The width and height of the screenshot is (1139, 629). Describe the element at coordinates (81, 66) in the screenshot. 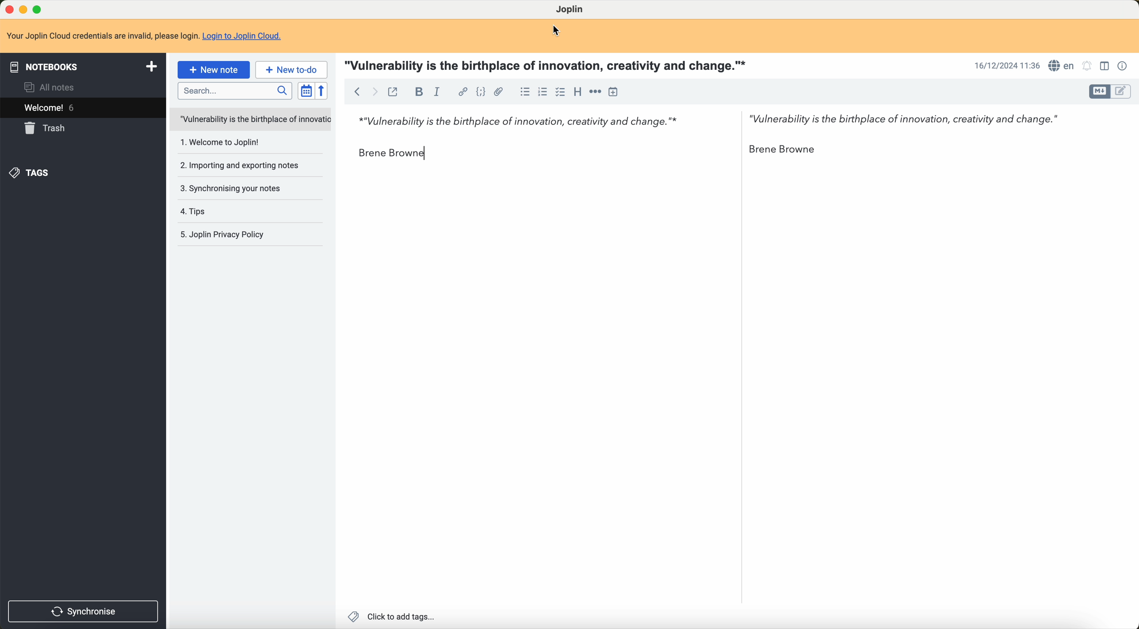

I see `notebooks` at that location.